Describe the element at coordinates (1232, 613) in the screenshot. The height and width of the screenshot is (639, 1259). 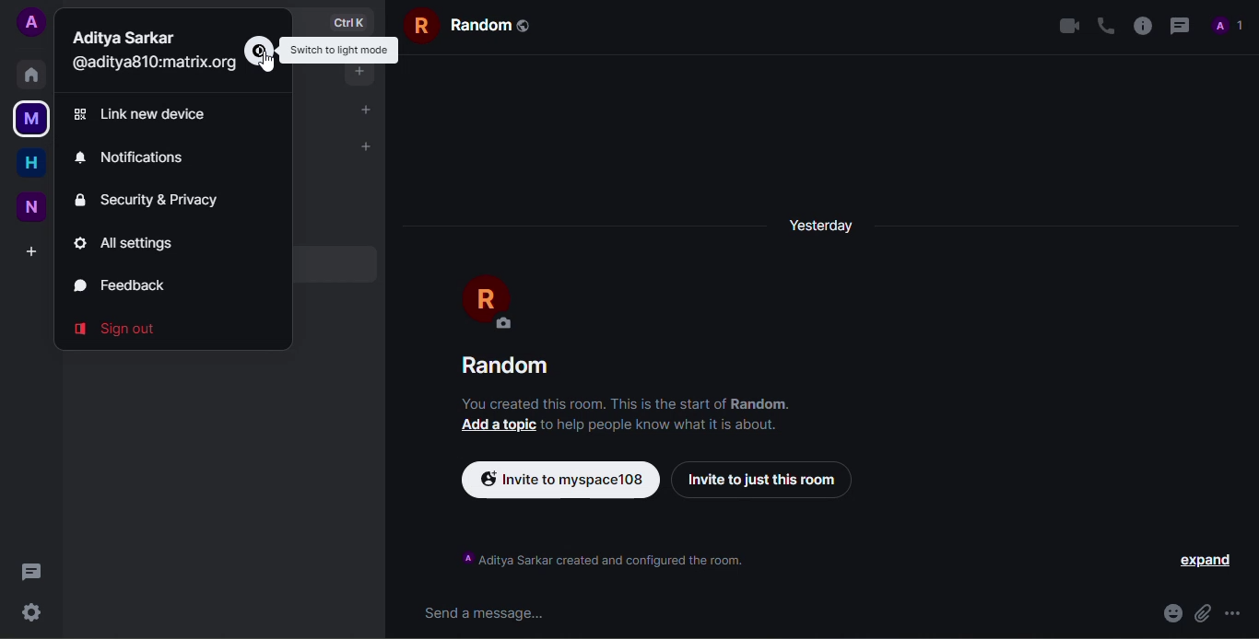
I see `more` at that location.